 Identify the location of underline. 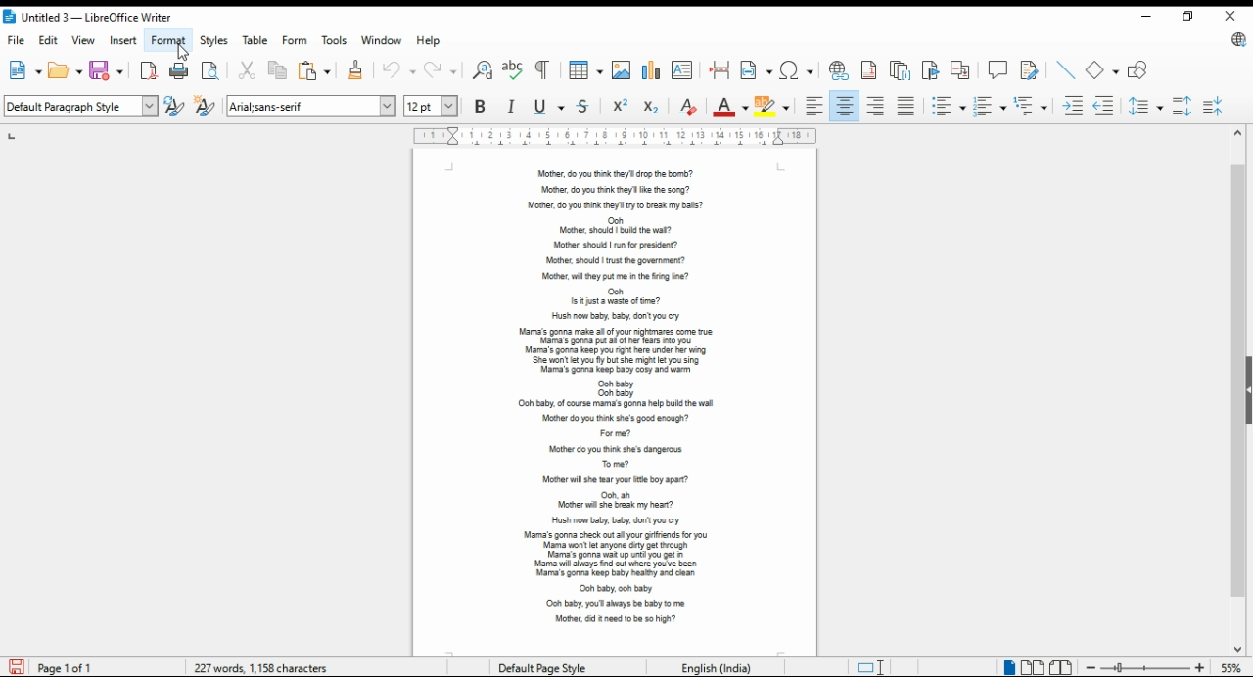
(546, 106).